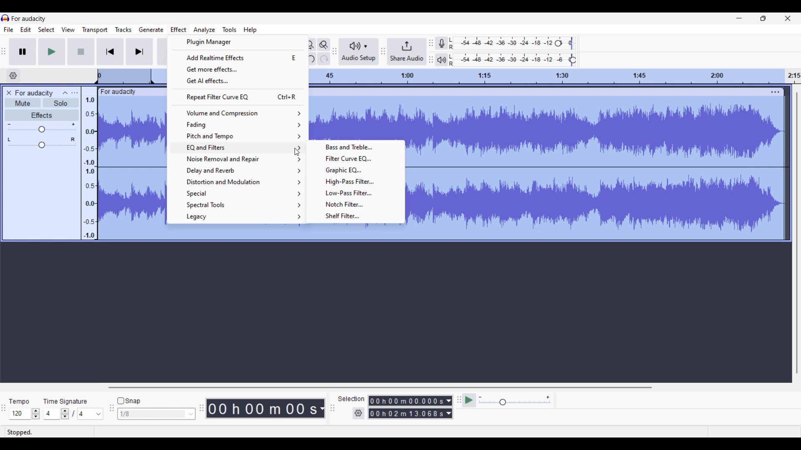  What do you see at coordinates (285, 233) in the screenshot?
I see `Track selected` at bounding box center [285, 233].